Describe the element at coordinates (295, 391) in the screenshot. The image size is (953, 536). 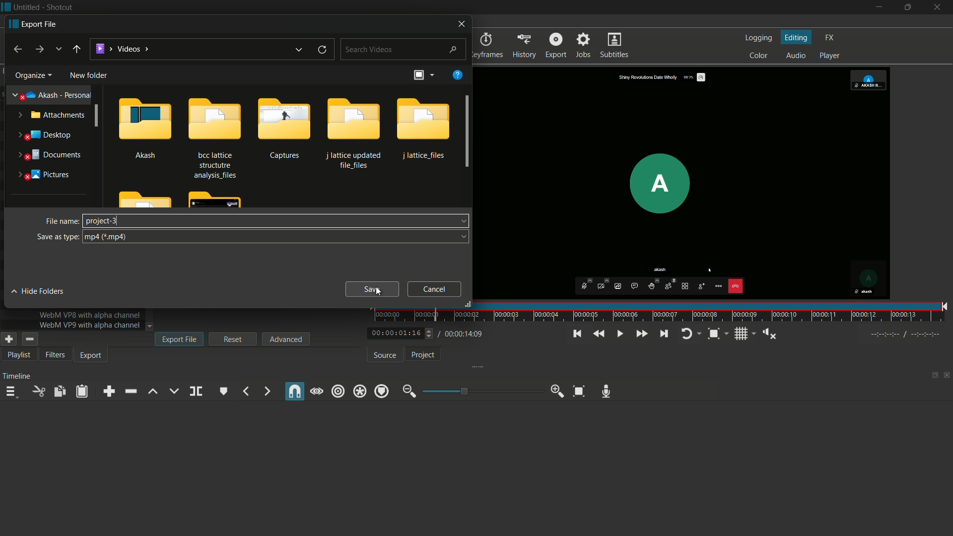
I see `snap` at that location.